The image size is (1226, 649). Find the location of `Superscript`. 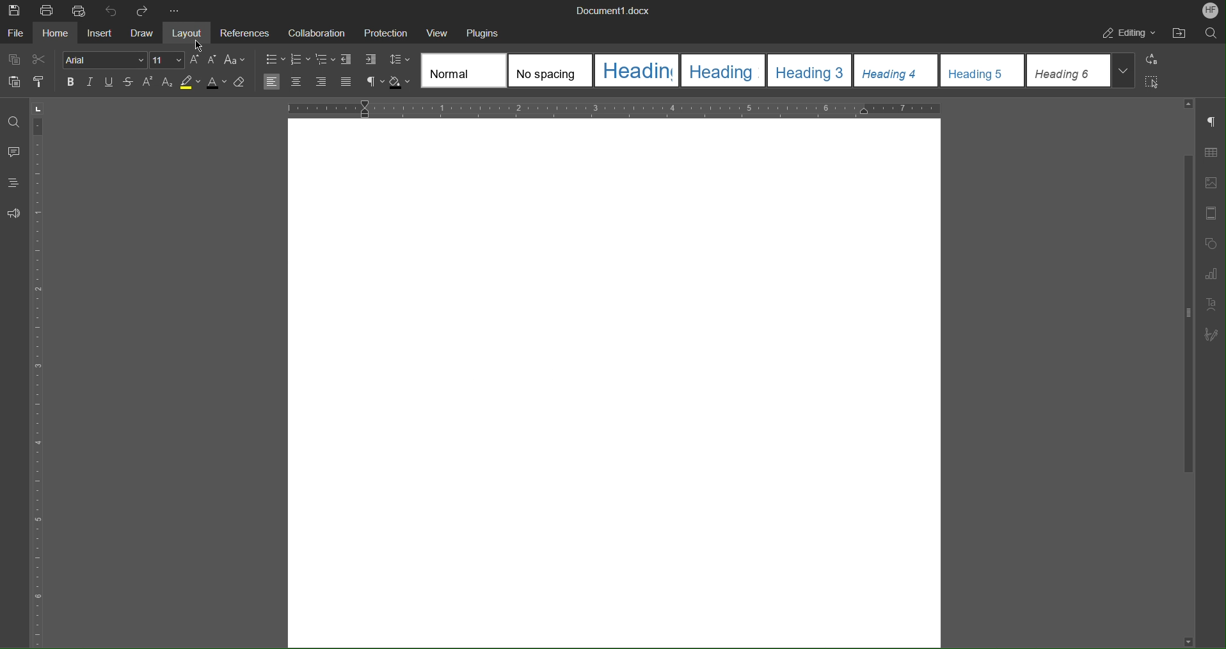

Superscript is located at coordinates (148, 83).